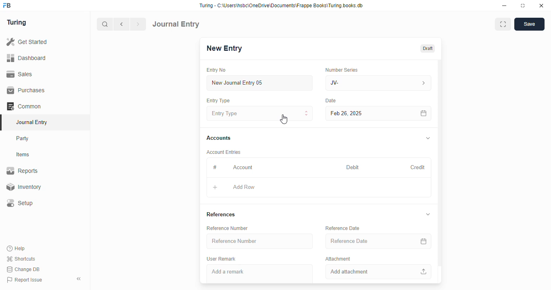  Describe the element at coordinates (529, 24) in the screenshot. I see `save` at that location.